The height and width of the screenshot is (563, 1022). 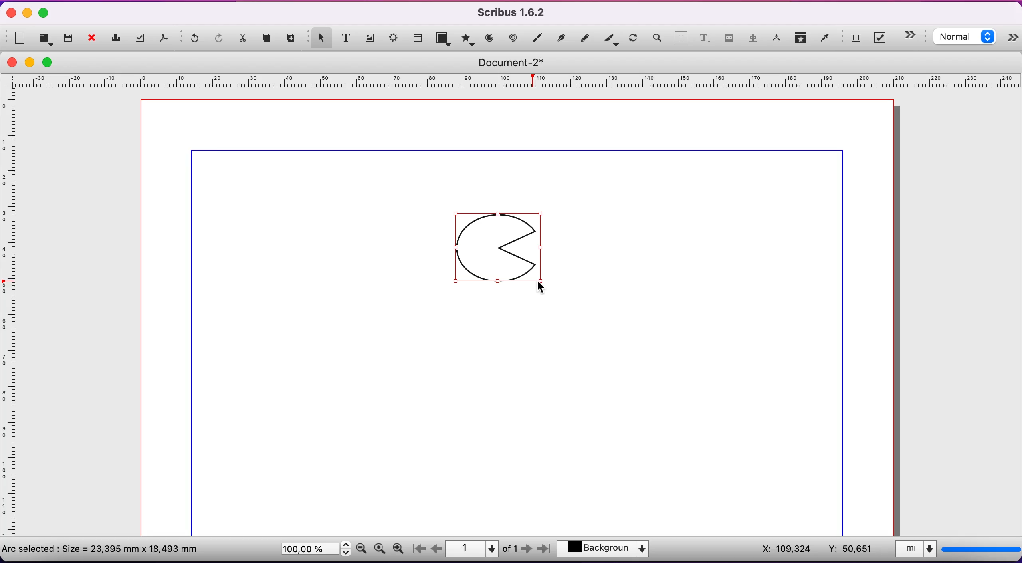 I want to click on export as pdf, so click(x=165, y=40).